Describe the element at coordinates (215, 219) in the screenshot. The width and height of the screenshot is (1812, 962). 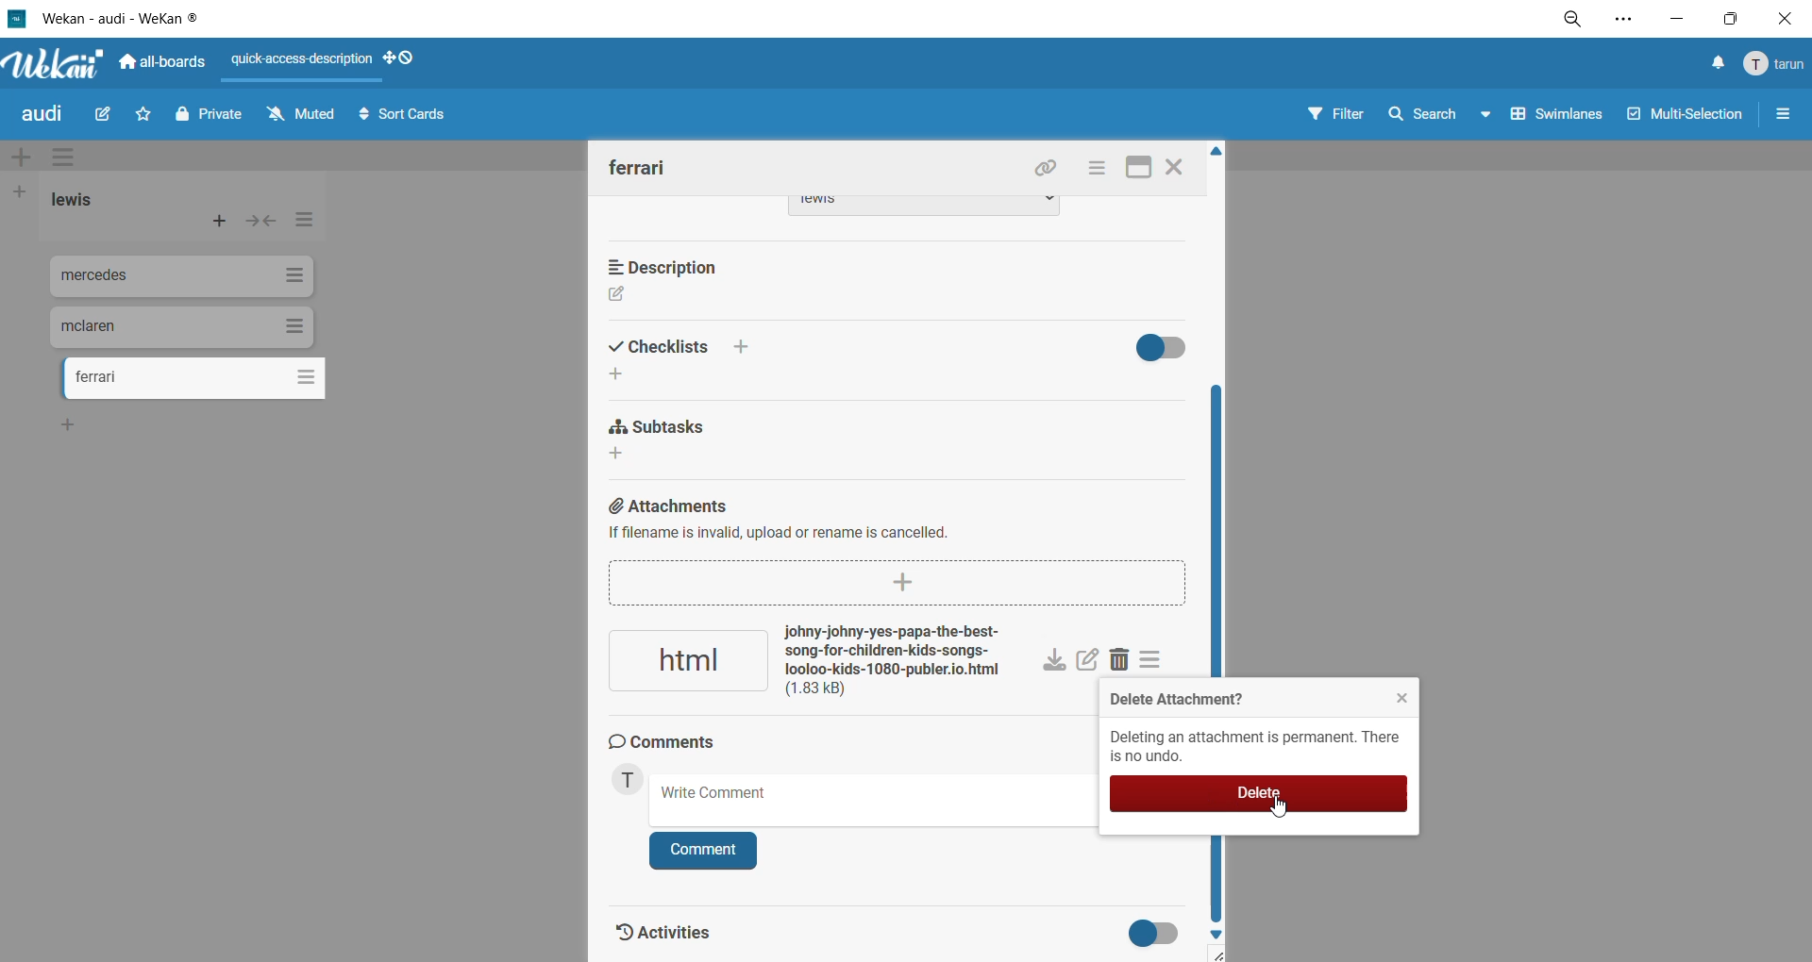
I see `add card` at that location.